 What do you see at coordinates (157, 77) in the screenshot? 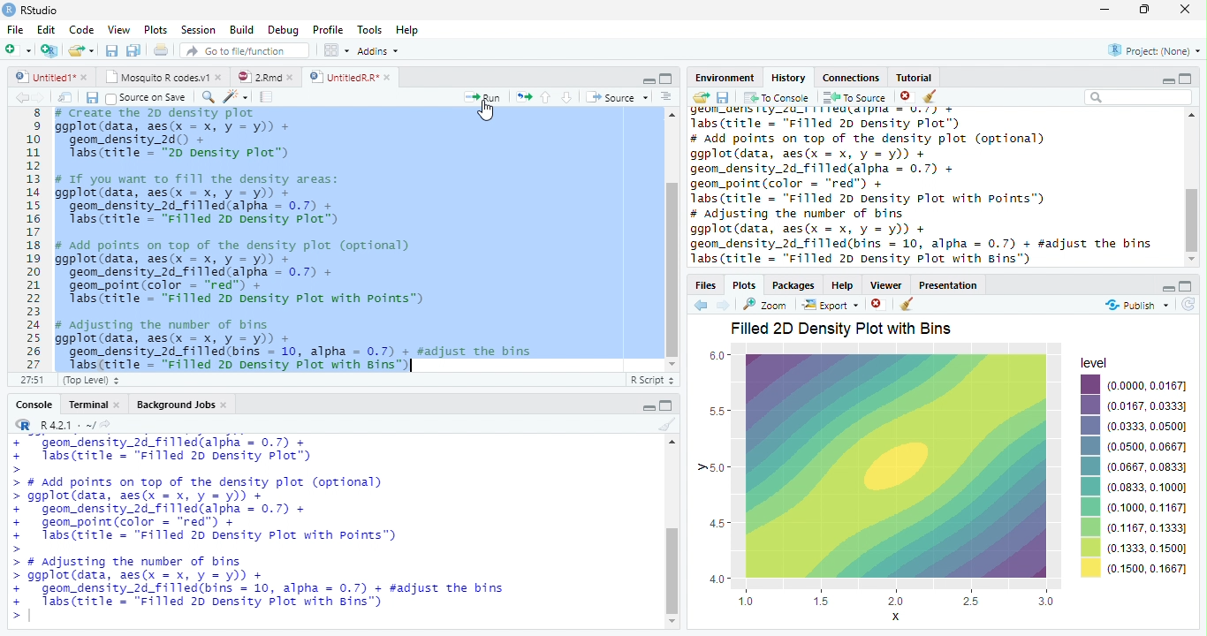
I see `‘Mosquito R codes.v1` at bounding box center [157, 77].